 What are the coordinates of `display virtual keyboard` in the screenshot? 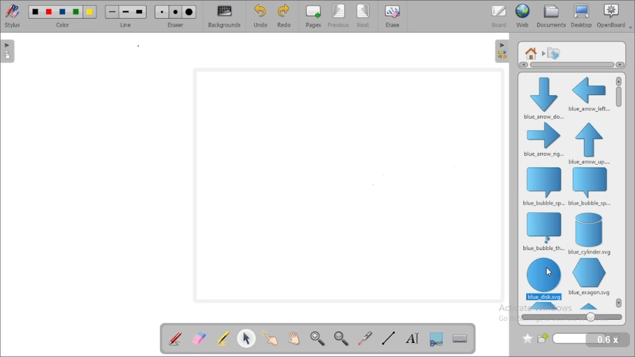 It's located at (460, 338).